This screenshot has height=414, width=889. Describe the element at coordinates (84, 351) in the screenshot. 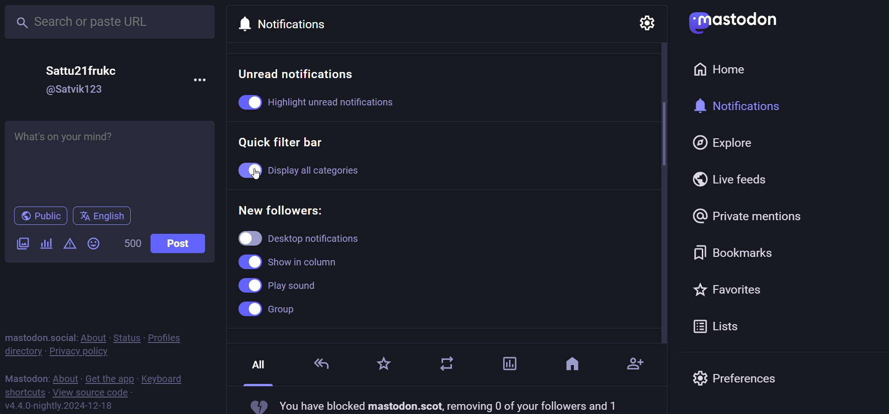

I see `privacy policy` at that location.